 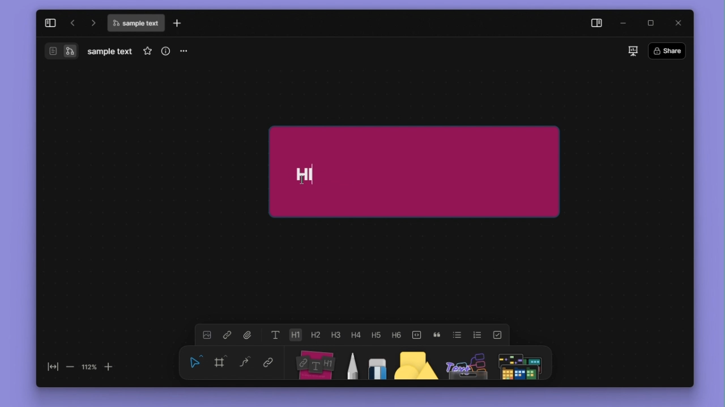 I want to click on minimize, so click(x=624, y=24).